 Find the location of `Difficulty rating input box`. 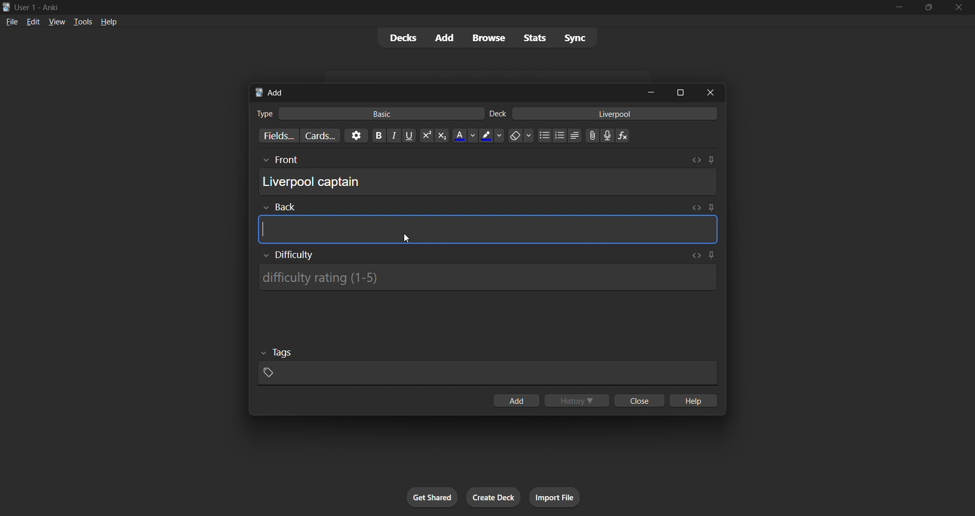

Difficulty rating input box is located at coordinates (487, 277).